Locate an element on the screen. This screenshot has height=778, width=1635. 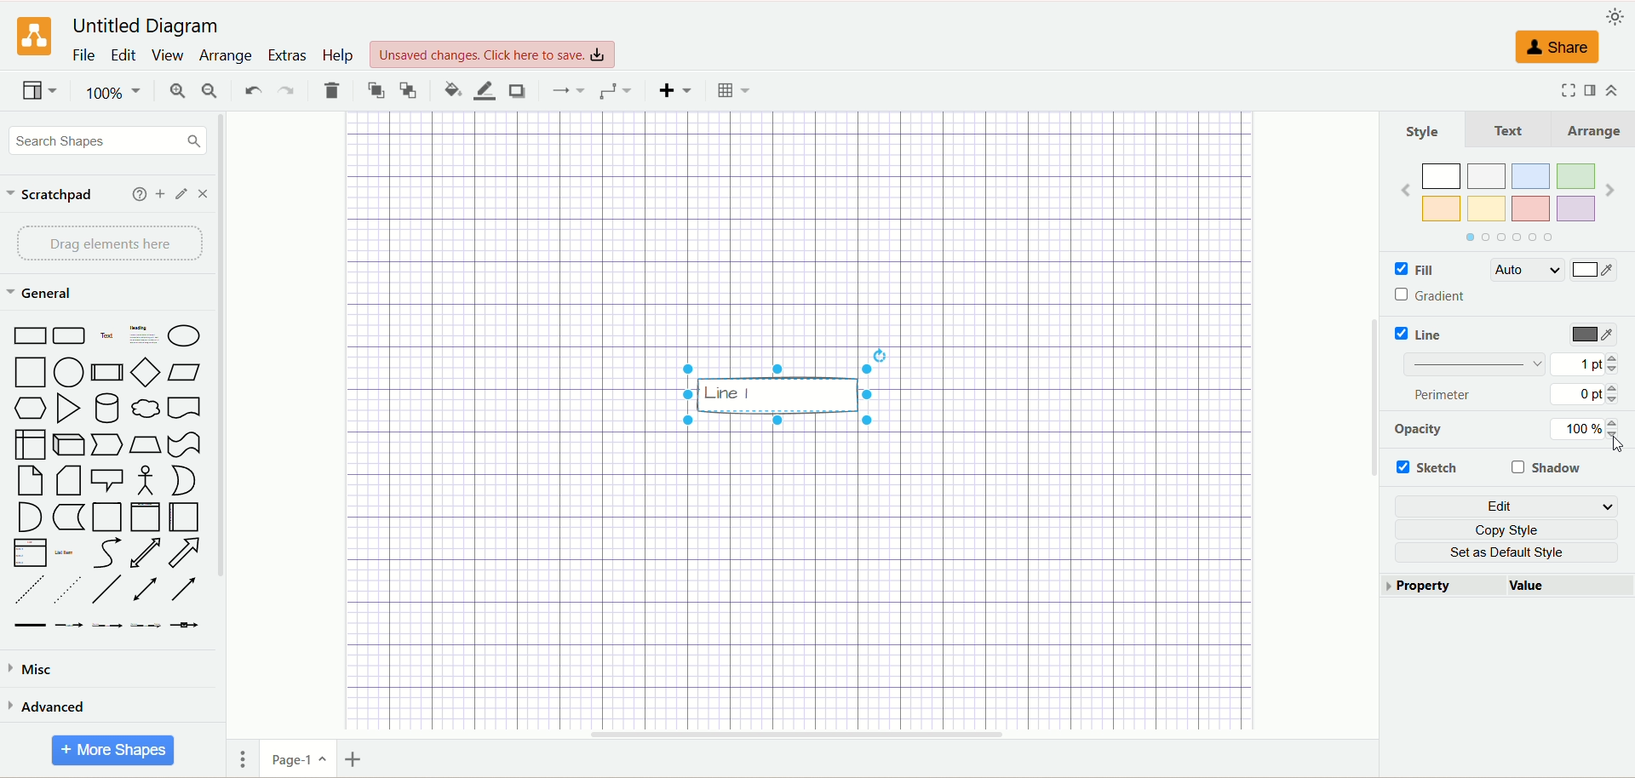
100% is located at coordinates (1587, 431).